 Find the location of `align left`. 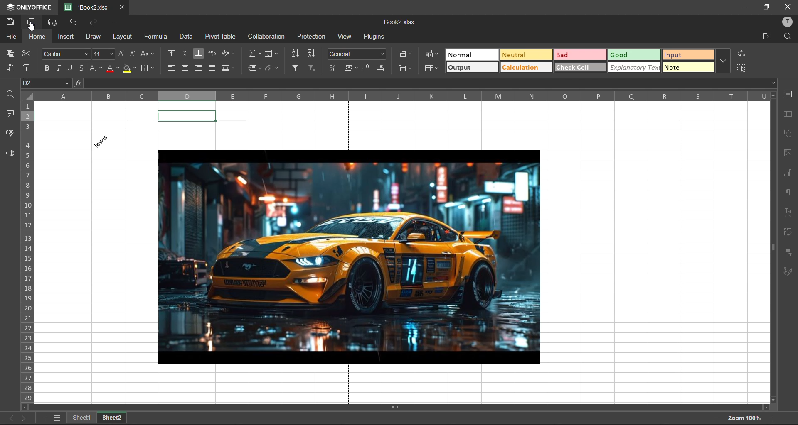

align left is located at coordinates (172, 68).